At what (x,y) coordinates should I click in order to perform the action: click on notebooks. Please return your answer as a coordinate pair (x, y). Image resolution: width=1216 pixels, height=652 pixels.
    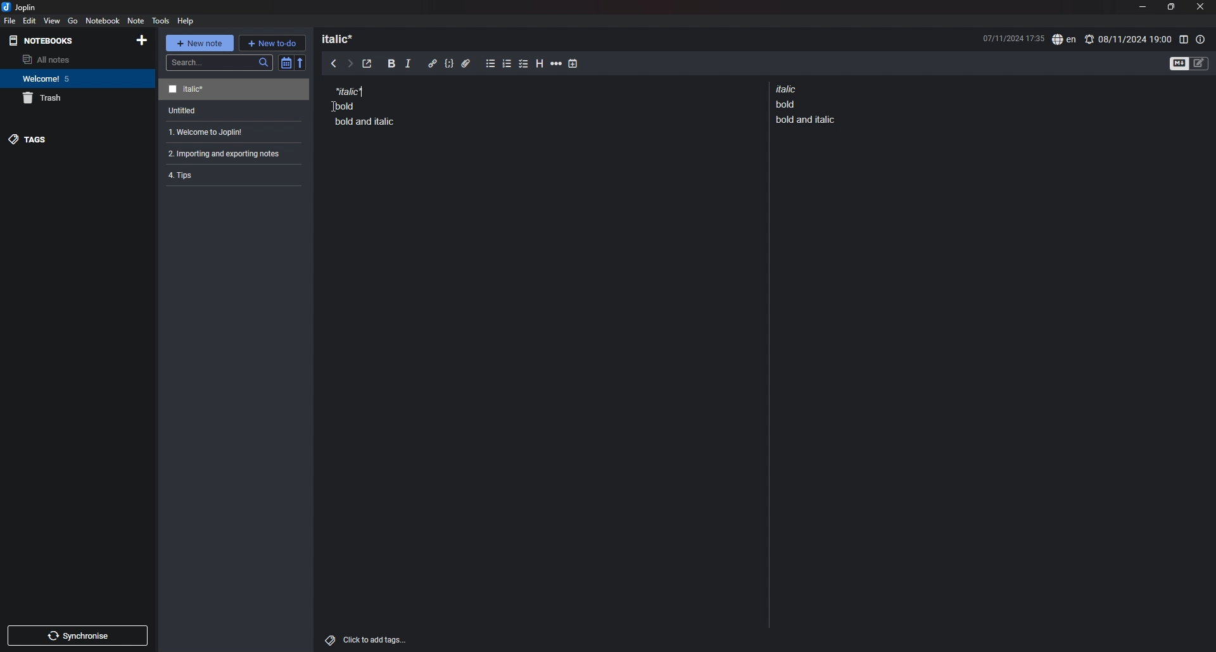
    Looking at the image, I should click on (44, 41).